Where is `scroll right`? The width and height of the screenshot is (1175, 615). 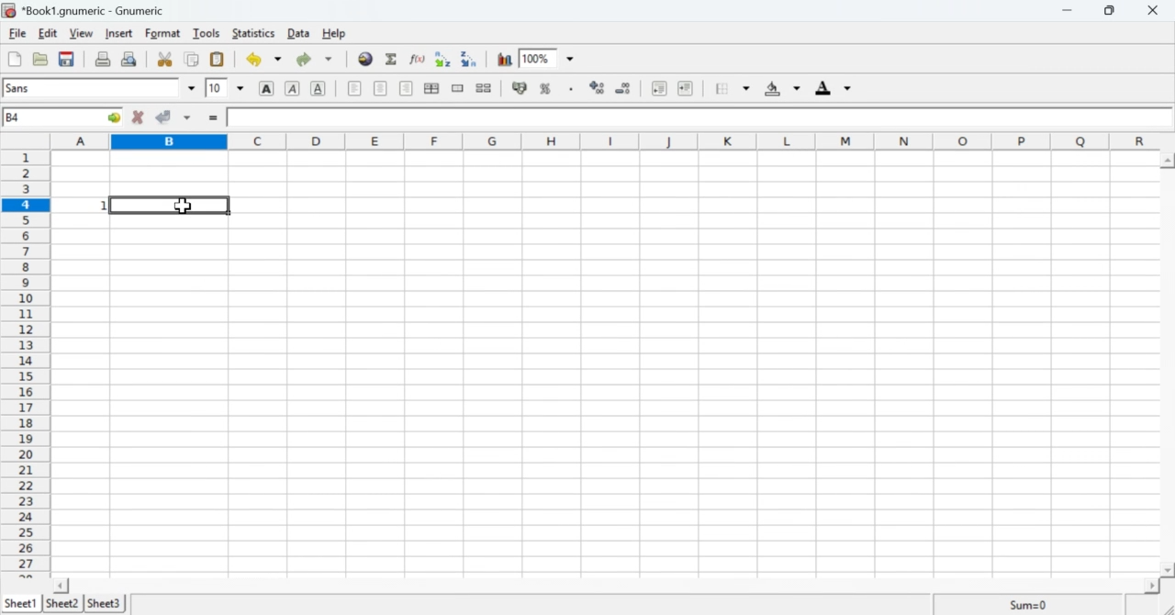
scroll right is located at coordinates (1152, 586).